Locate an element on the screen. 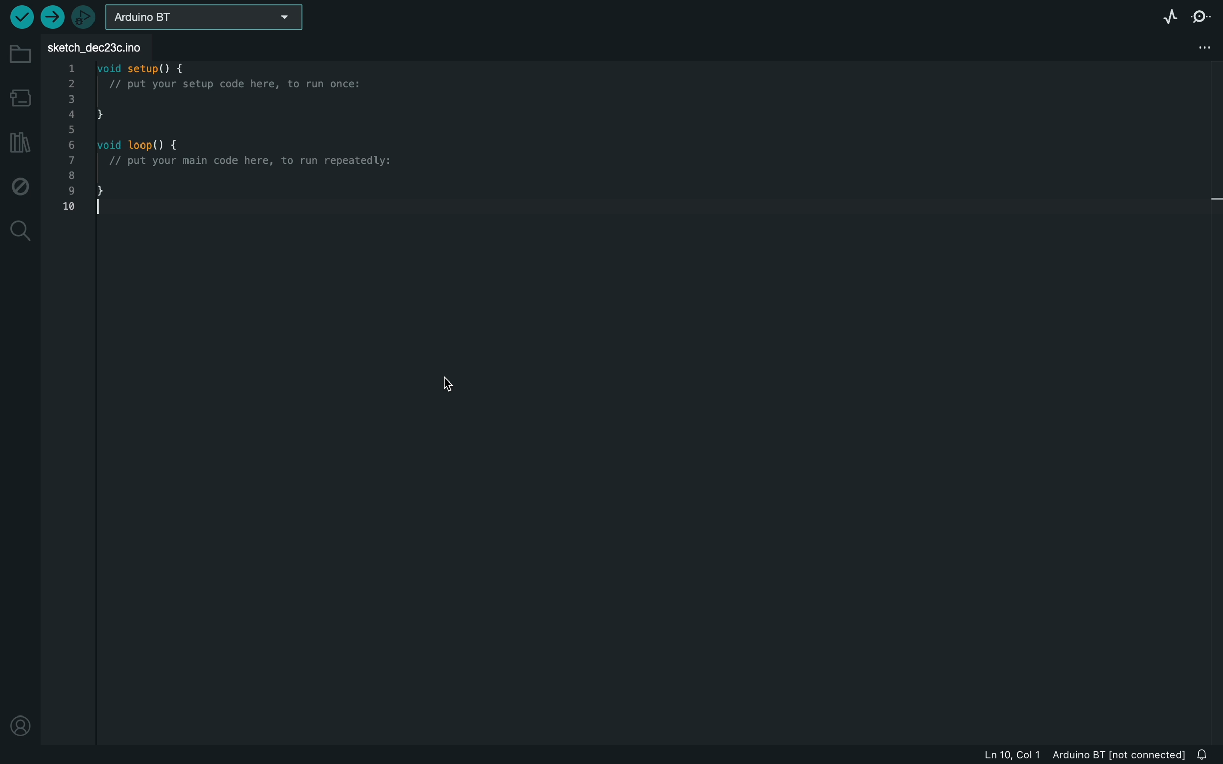 The height and width of the screenshot is (764, 1223). notification is located at coordinates (1206, 754).